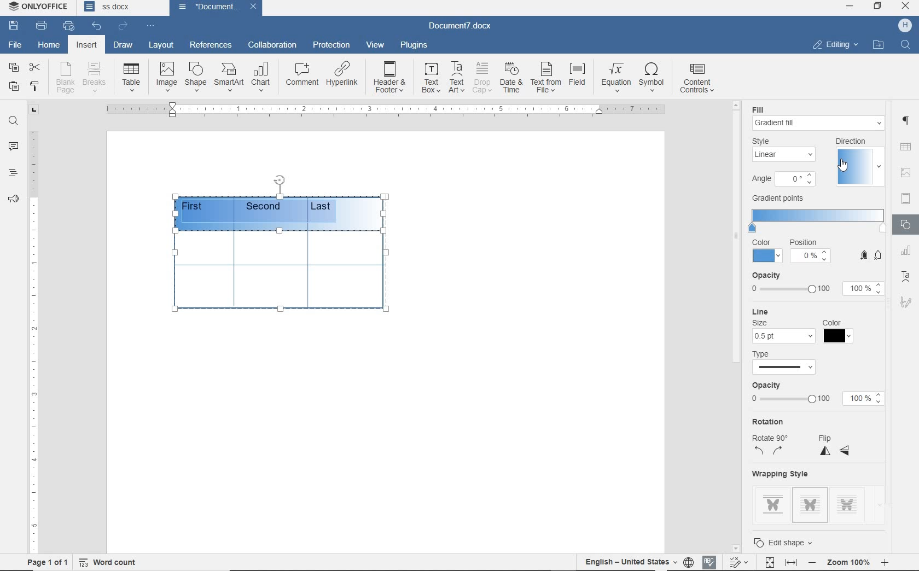  I want to click on scrollbar, so click(736, 327).